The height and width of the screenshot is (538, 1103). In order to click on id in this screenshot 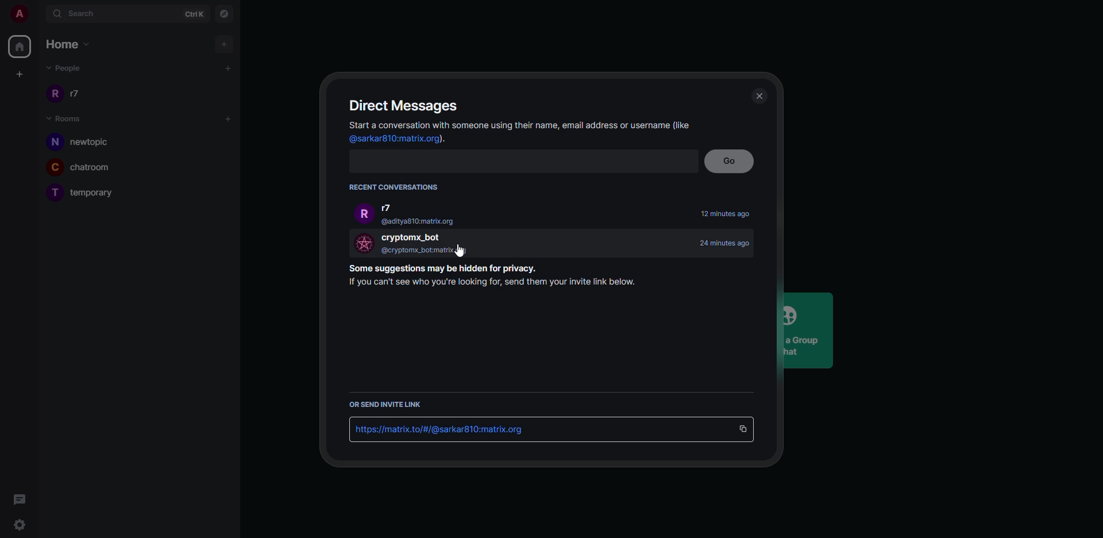, I will do `click(439, 430)`.